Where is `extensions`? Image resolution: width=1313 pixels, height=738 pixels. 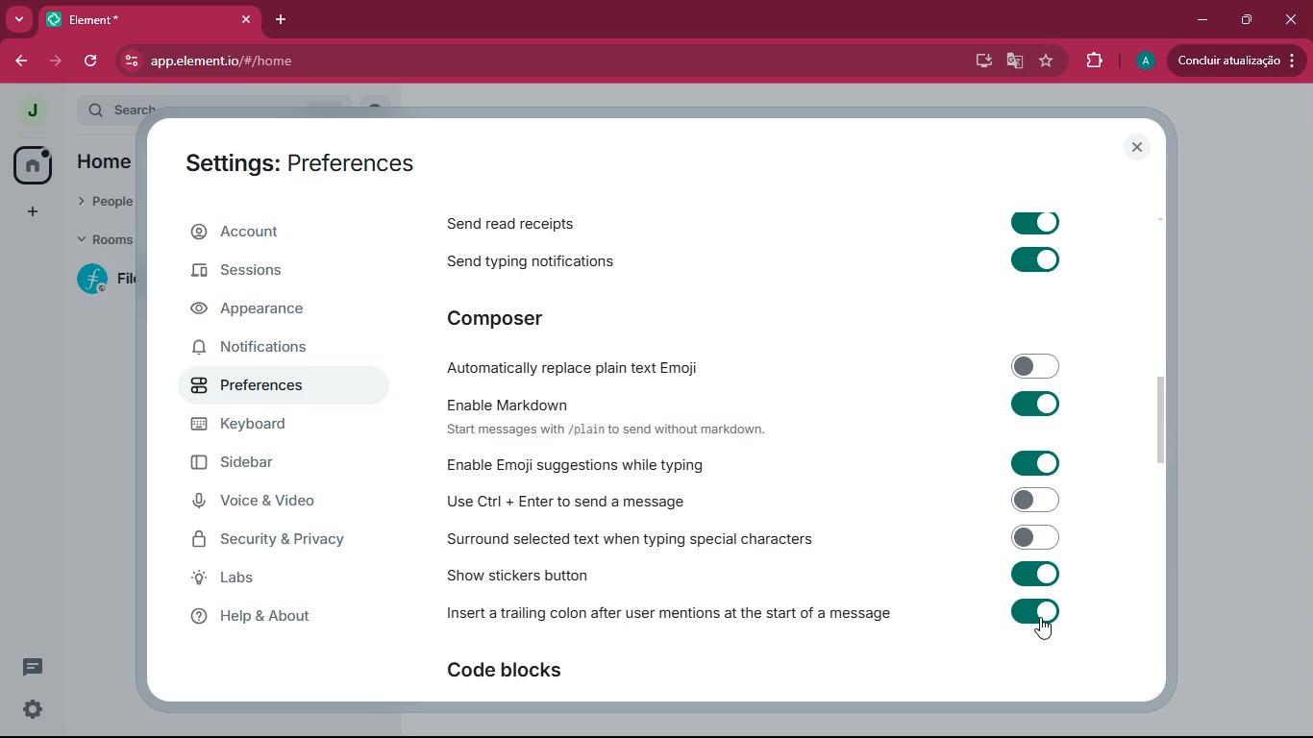
extensions is located at coordinates (1092, 60).